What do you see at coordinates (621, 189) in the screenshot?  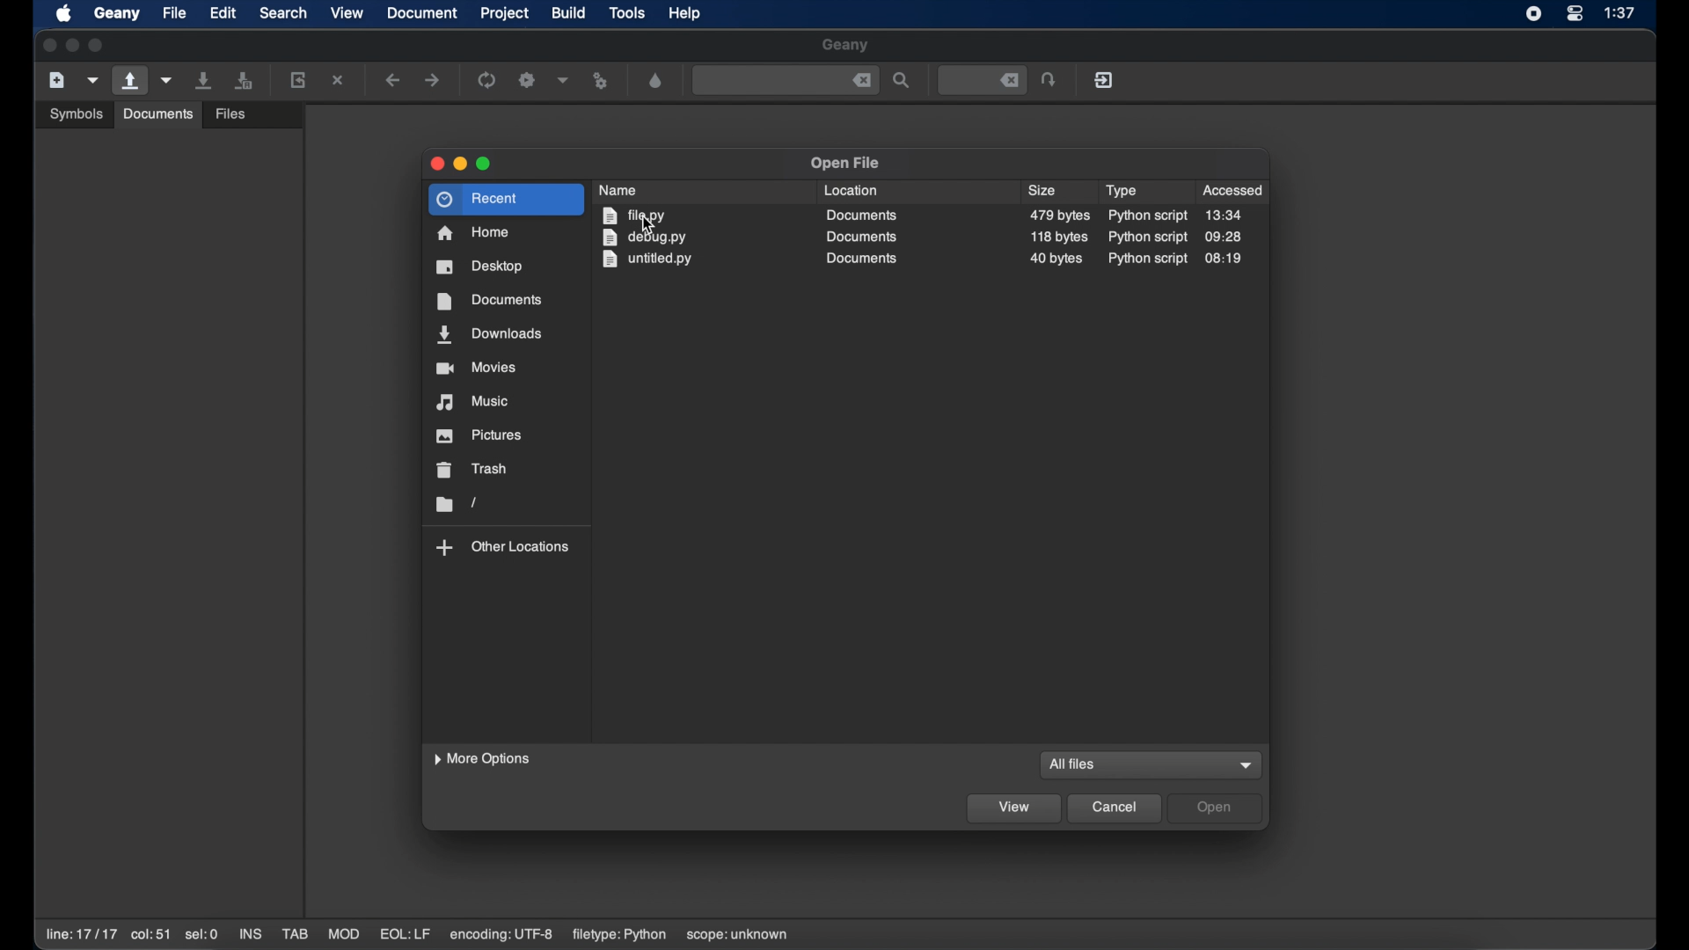 I see `name` at bounding box center [621, 189].